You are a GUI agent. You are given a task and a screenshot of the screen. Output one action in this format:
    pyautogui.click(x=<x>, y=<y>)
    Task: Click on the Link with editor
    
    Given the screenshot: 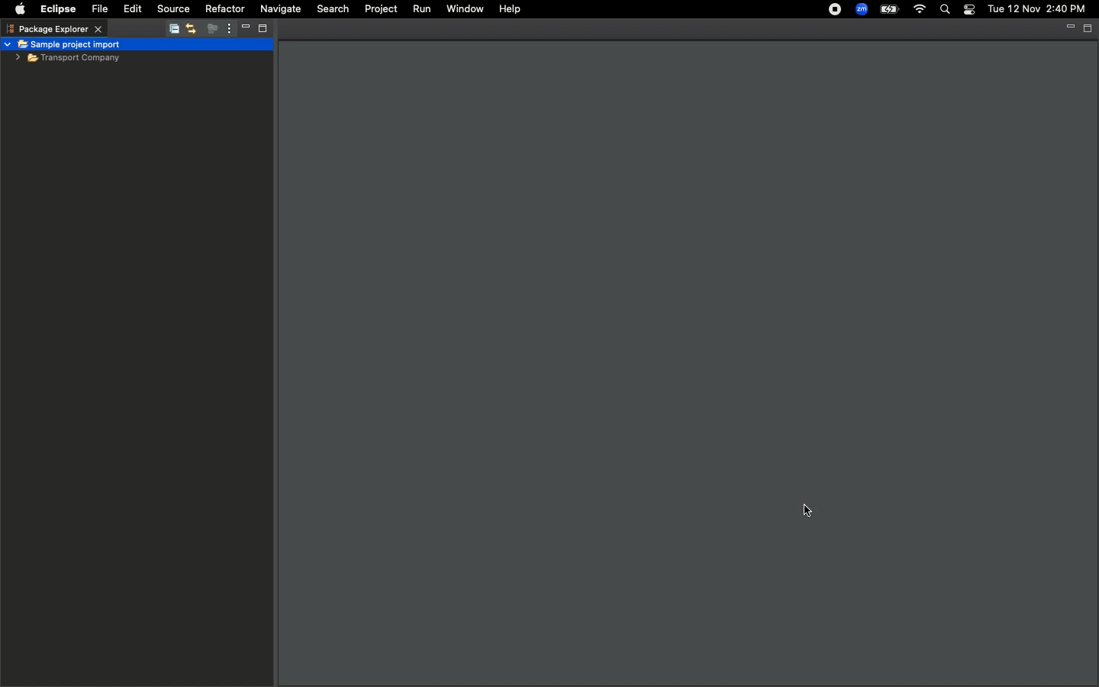 What is the action you would take?
    pyautogui.click(x=190, y=30)
    